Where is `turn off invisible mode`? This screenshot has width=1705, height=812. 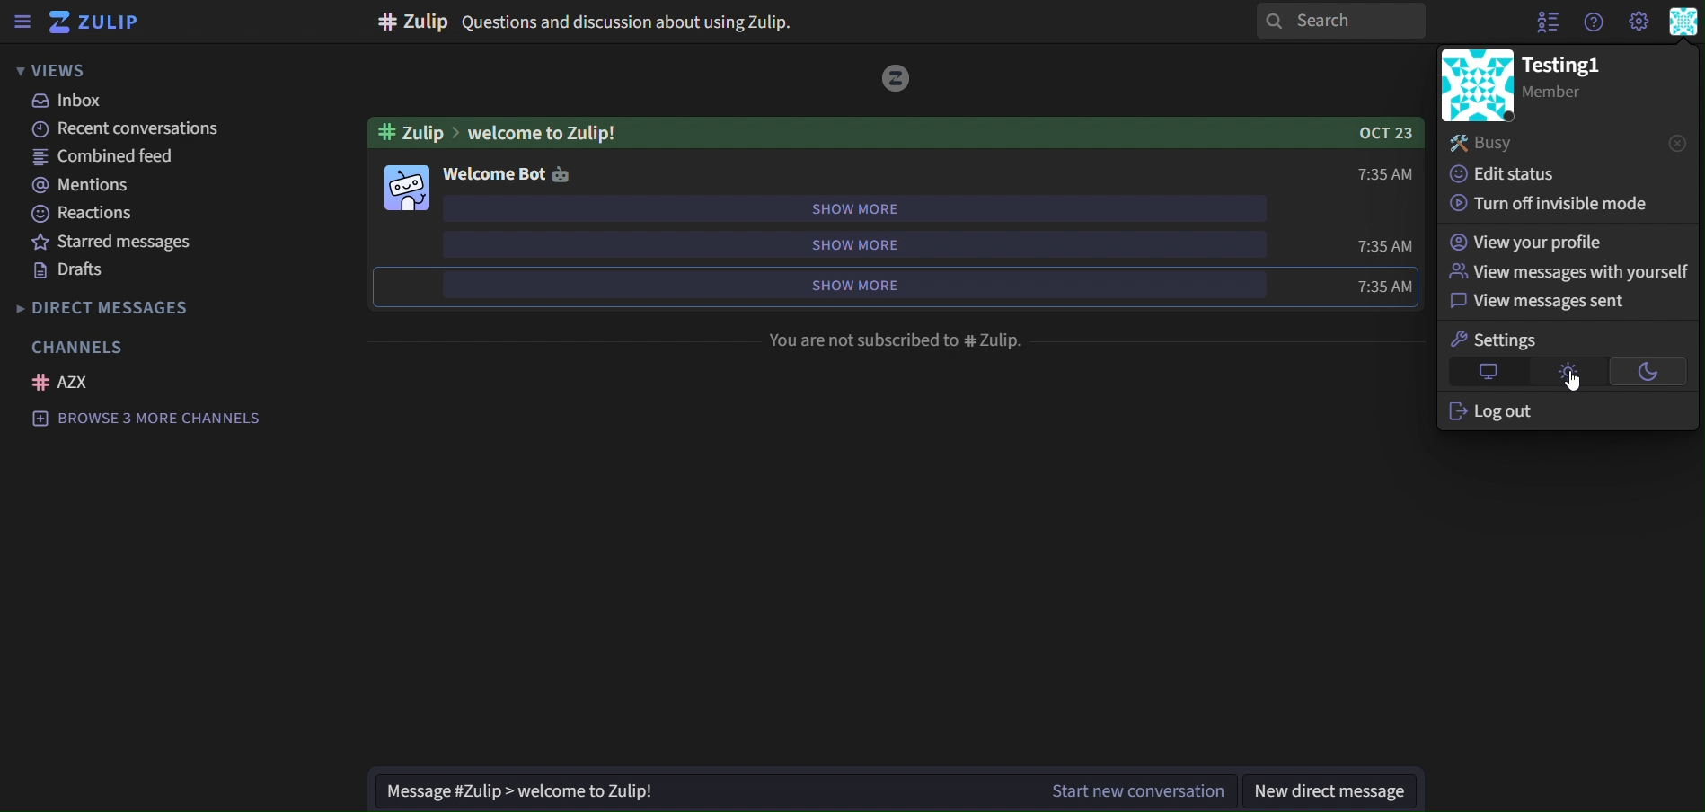
turn off invisible mode is located at coordinates (1551, 204).